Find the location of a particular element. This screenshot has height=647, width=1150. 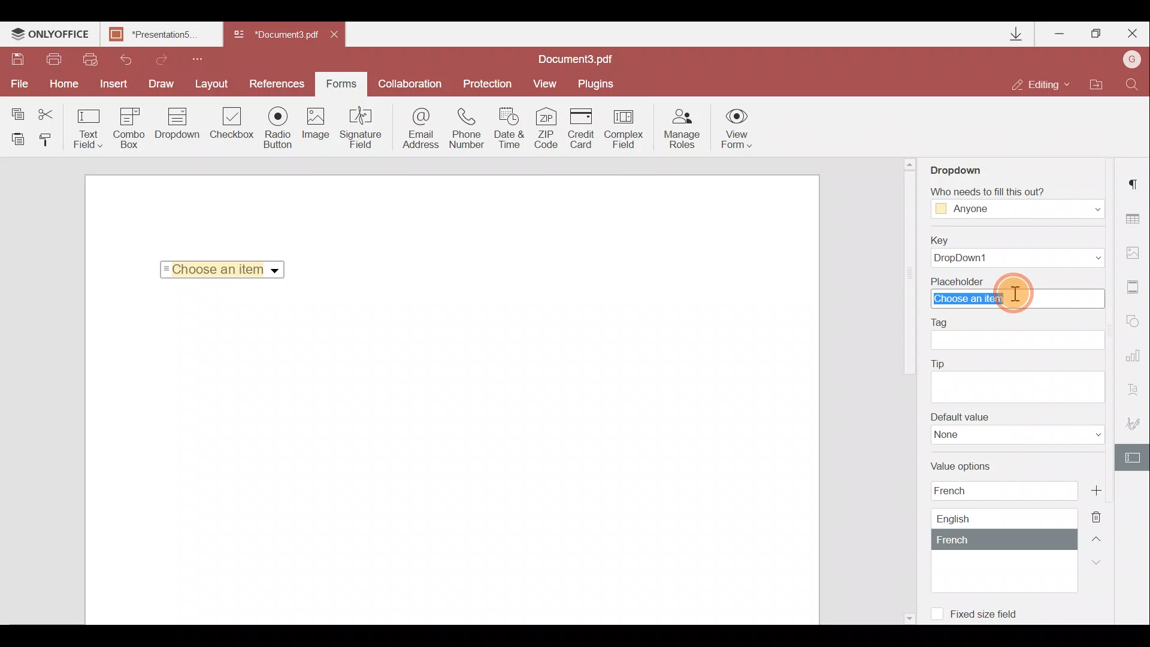

Down is located at coordinates (1100, 561).